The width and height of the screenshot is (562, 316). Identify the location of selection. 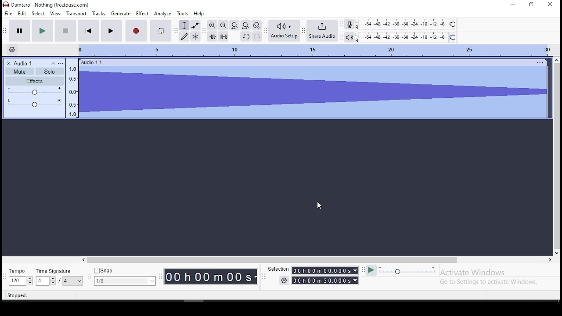
(279, 269).